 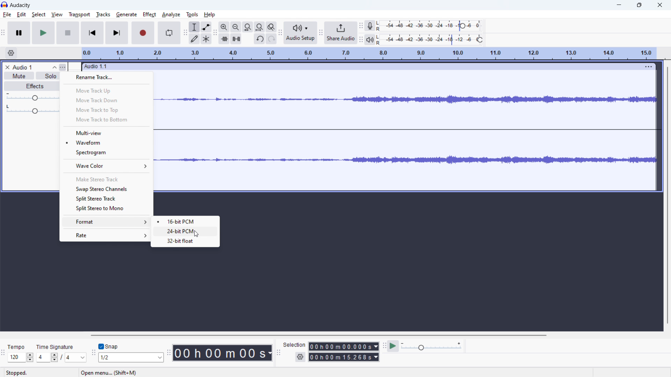 I want to click on fit selection to width, so click(x=248, y=27).